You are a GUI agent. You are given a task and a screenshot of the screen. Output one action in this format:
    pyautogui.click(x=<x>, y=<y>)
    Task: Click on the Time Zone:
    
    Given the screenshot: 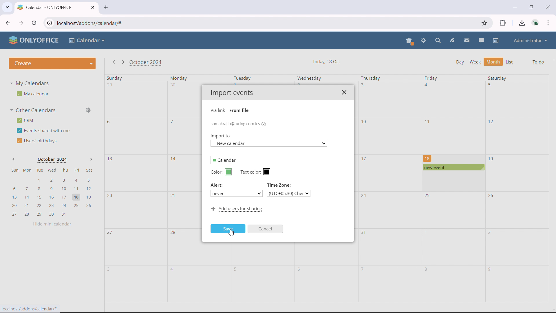 What is the action you would take?
    pyautogui.click(x=280, y=185)
    